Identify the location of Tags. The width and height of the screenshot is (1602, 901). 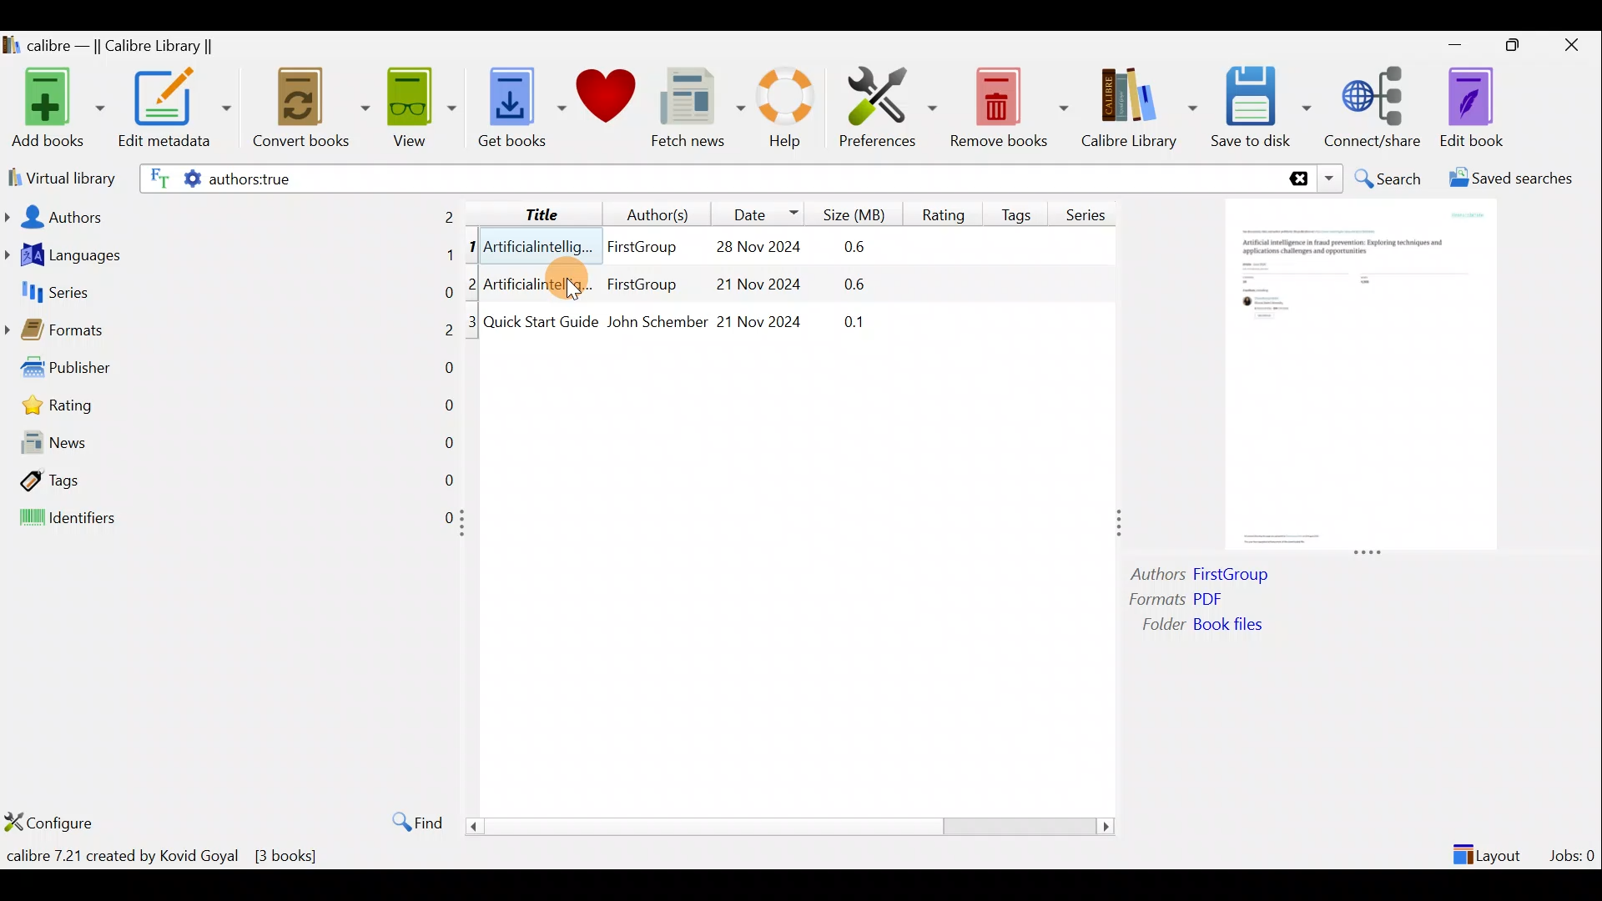
(1020, 208).